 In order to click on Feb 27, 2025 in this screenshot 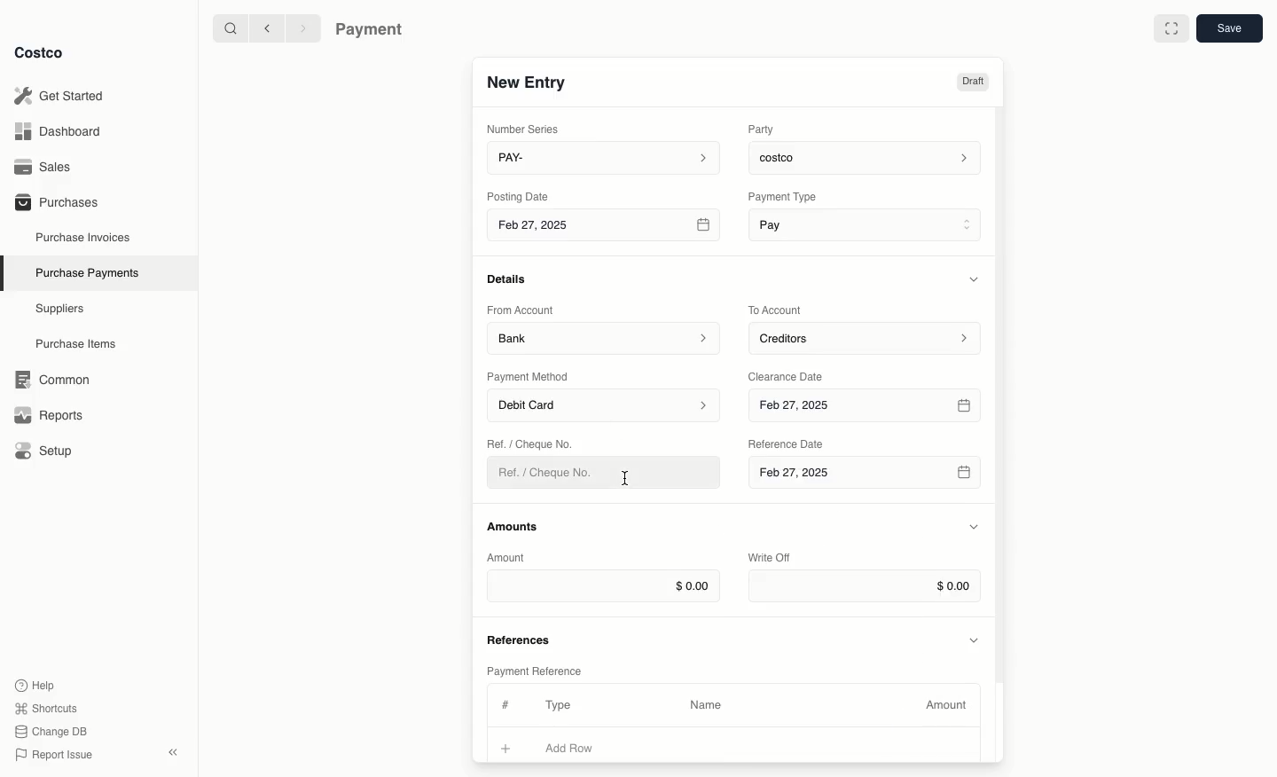, I will do `click(606, 228)`.